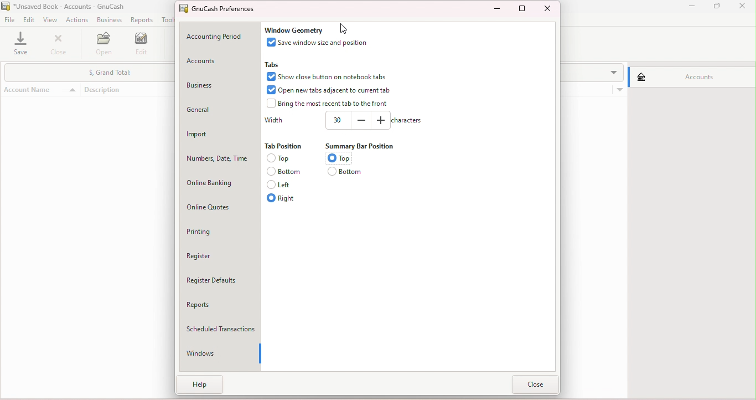 The height and width of the screenshot is (400, 756). Describe the element at coordinates (619, 68) in the screenshot. I see `More options` at that location.